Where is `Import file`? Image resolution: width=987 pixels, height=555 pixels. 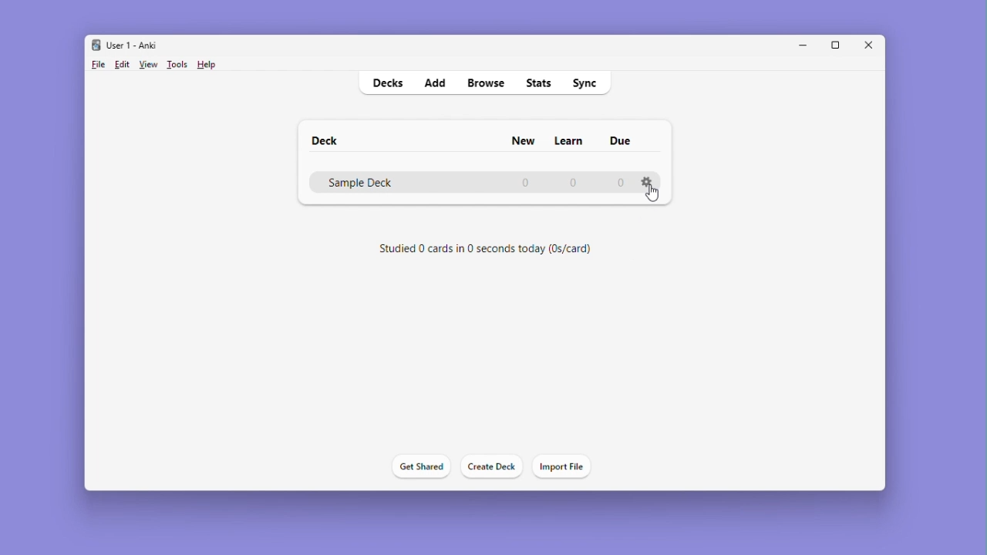
Import file is located at coordinates (564, 467).